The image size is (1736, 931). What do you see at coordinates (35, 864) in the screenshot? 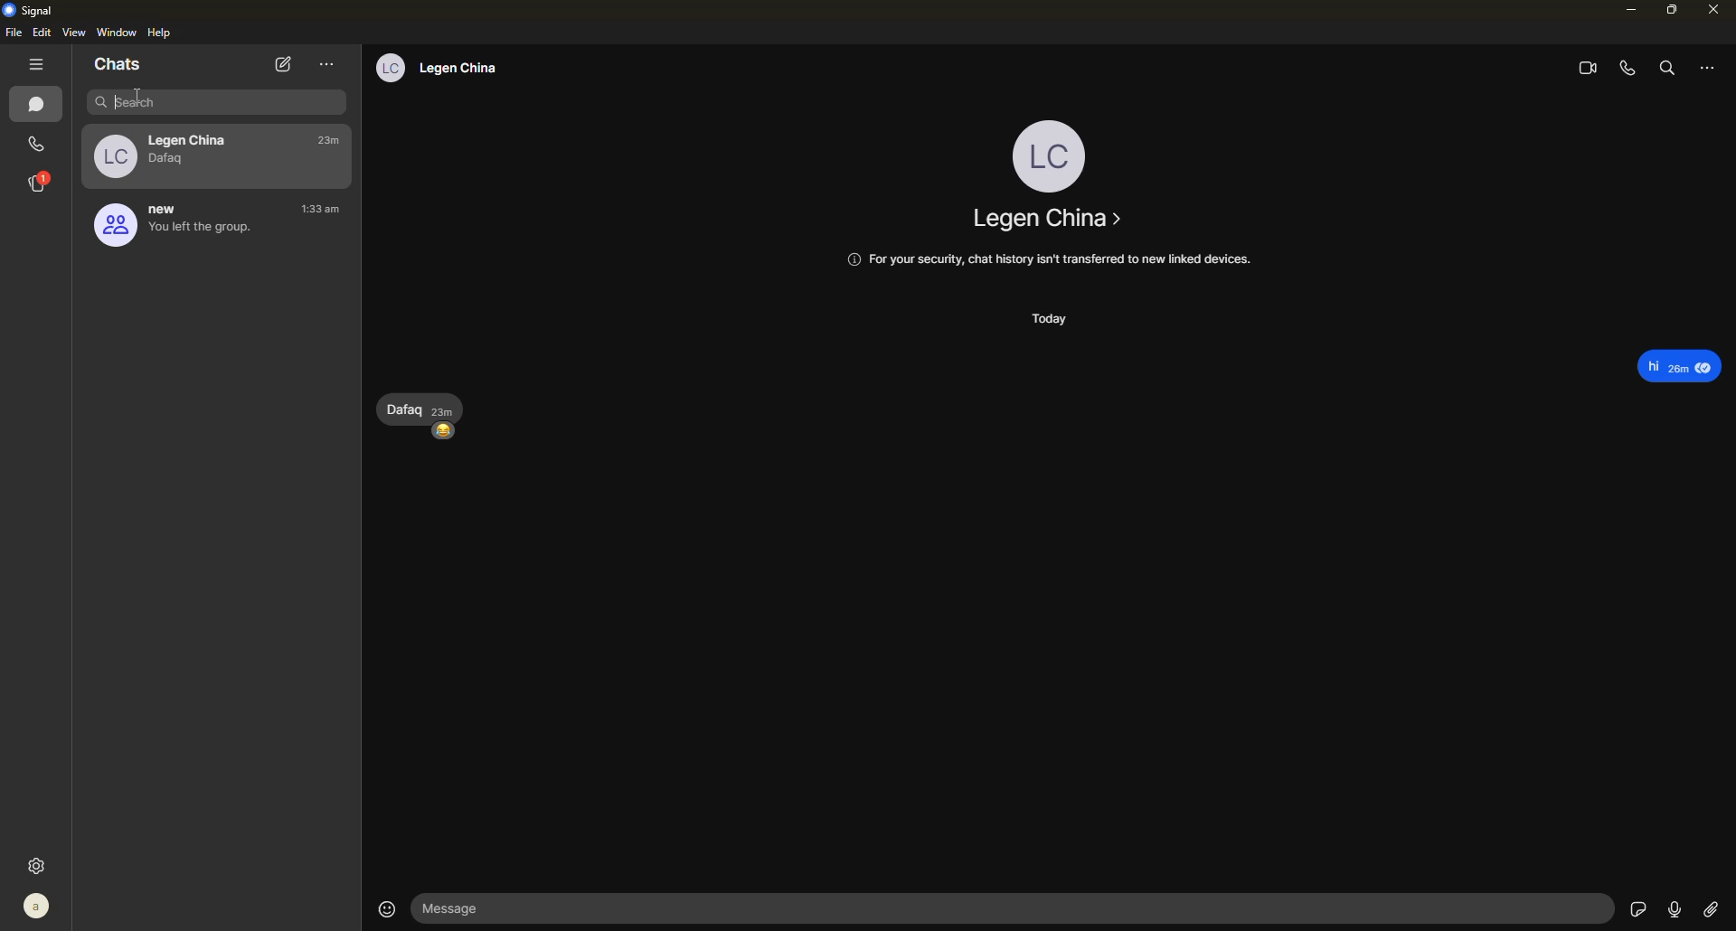
I see `settings` at bounding box center [35, 864].